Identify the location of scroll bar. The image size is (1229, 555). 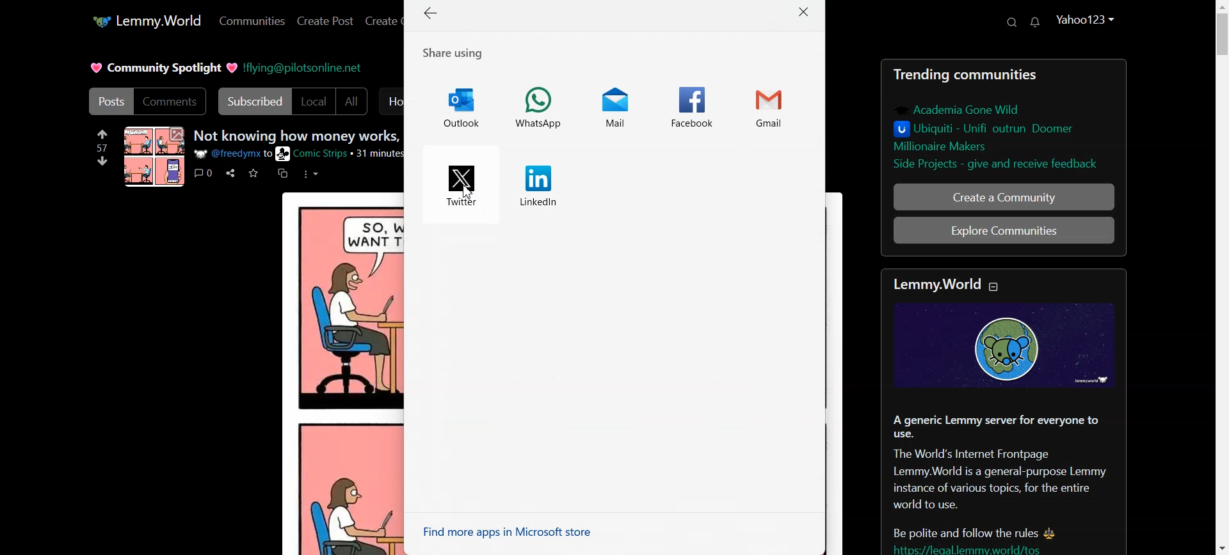
(1221, 279).